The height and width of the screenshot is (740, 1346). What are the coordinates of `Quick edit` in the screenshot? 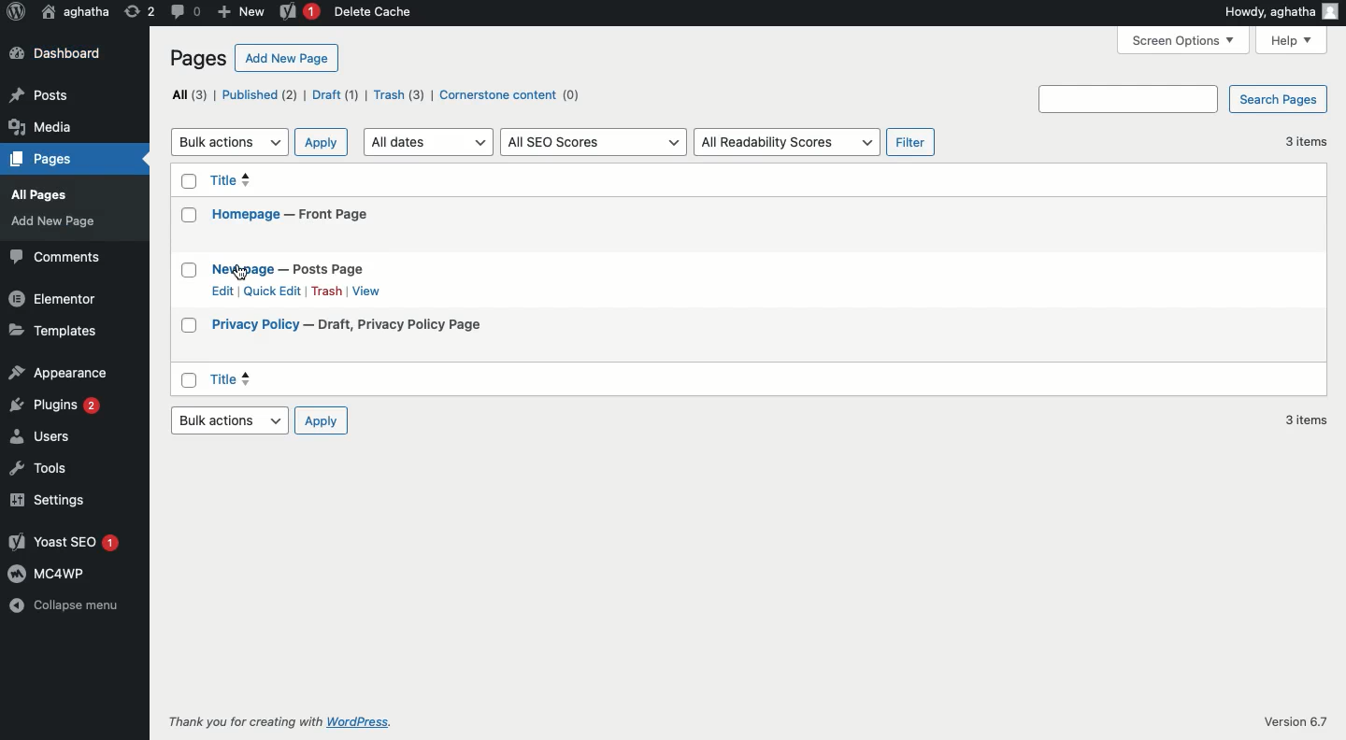 It's located at (272, 291).